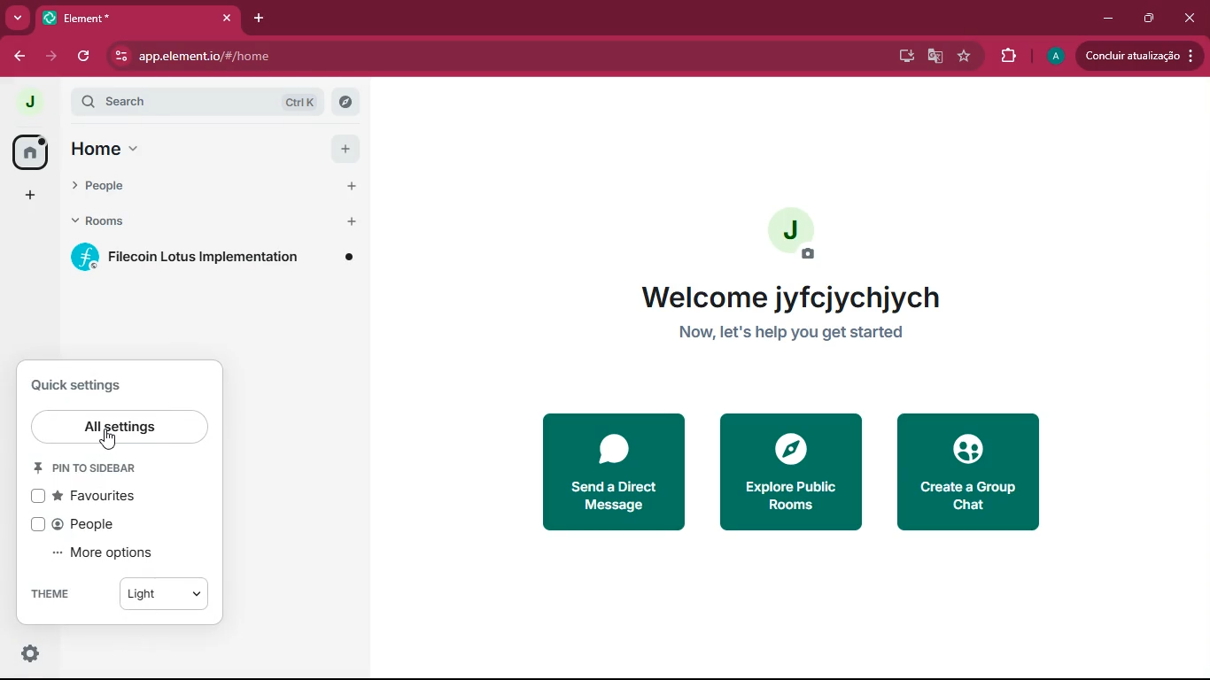 This screenshot has width=1210, height=680. What do you see at coordinates (972, 474) in the screenshot?
I see `create a group chat` at bounding box center [972, 474].